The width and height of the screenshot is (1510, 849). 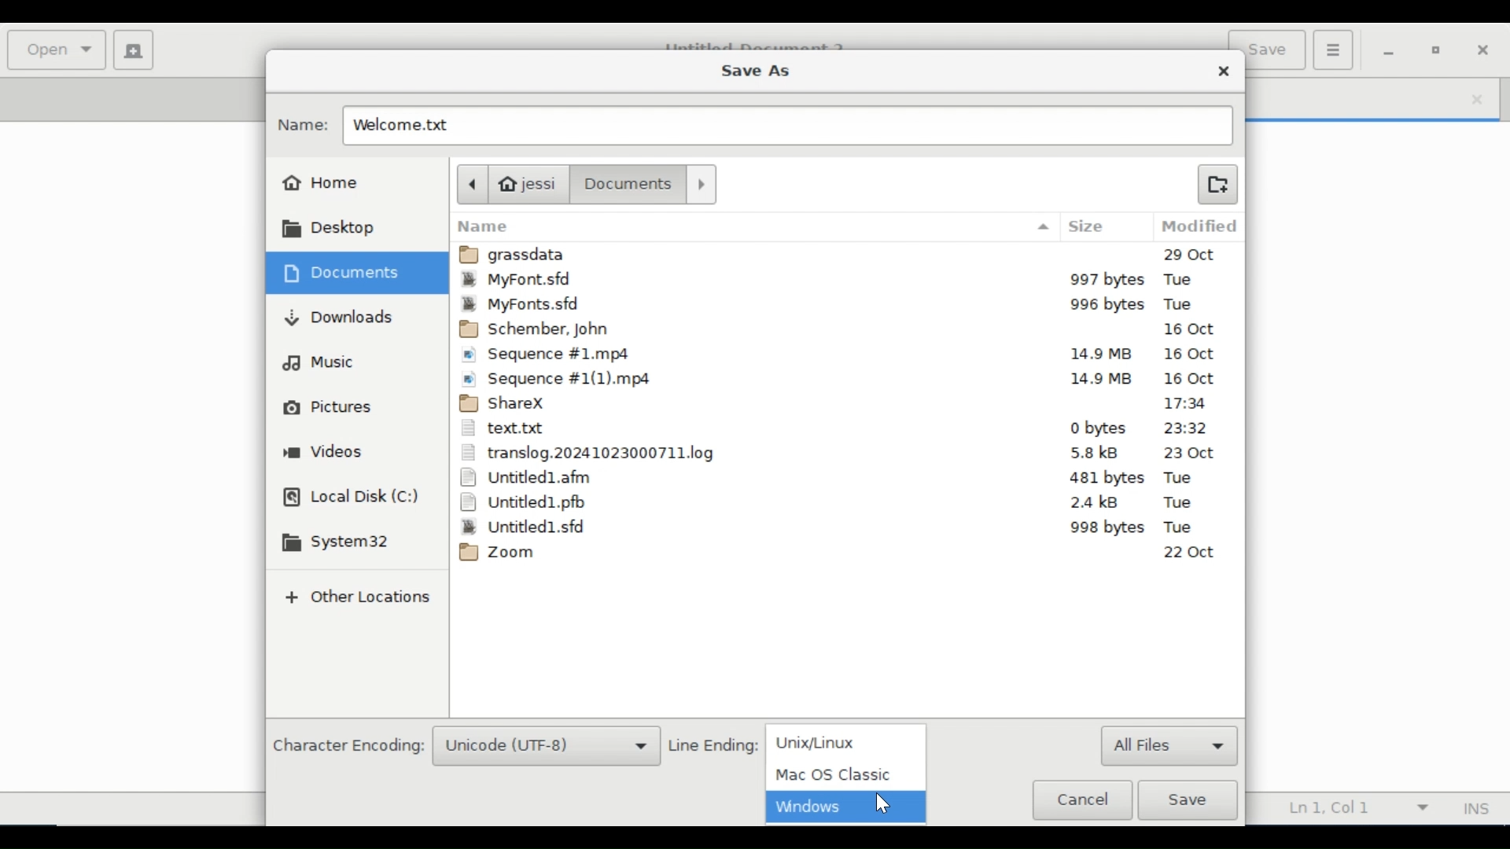 What do you see at coordinates (350, 498) in the screenshot?
I see `Local Disk(C)` at bounding box center [350, 498].